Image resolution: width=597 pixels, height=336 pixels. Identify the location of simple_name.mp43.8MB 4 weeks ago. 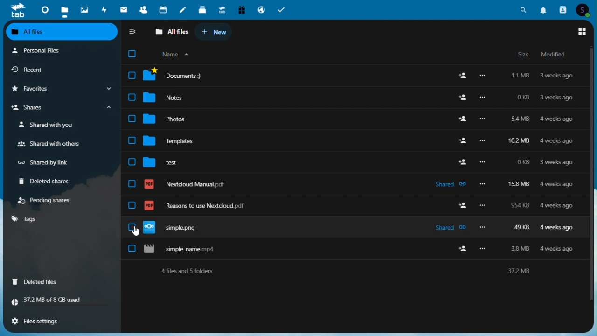
(355, 249).